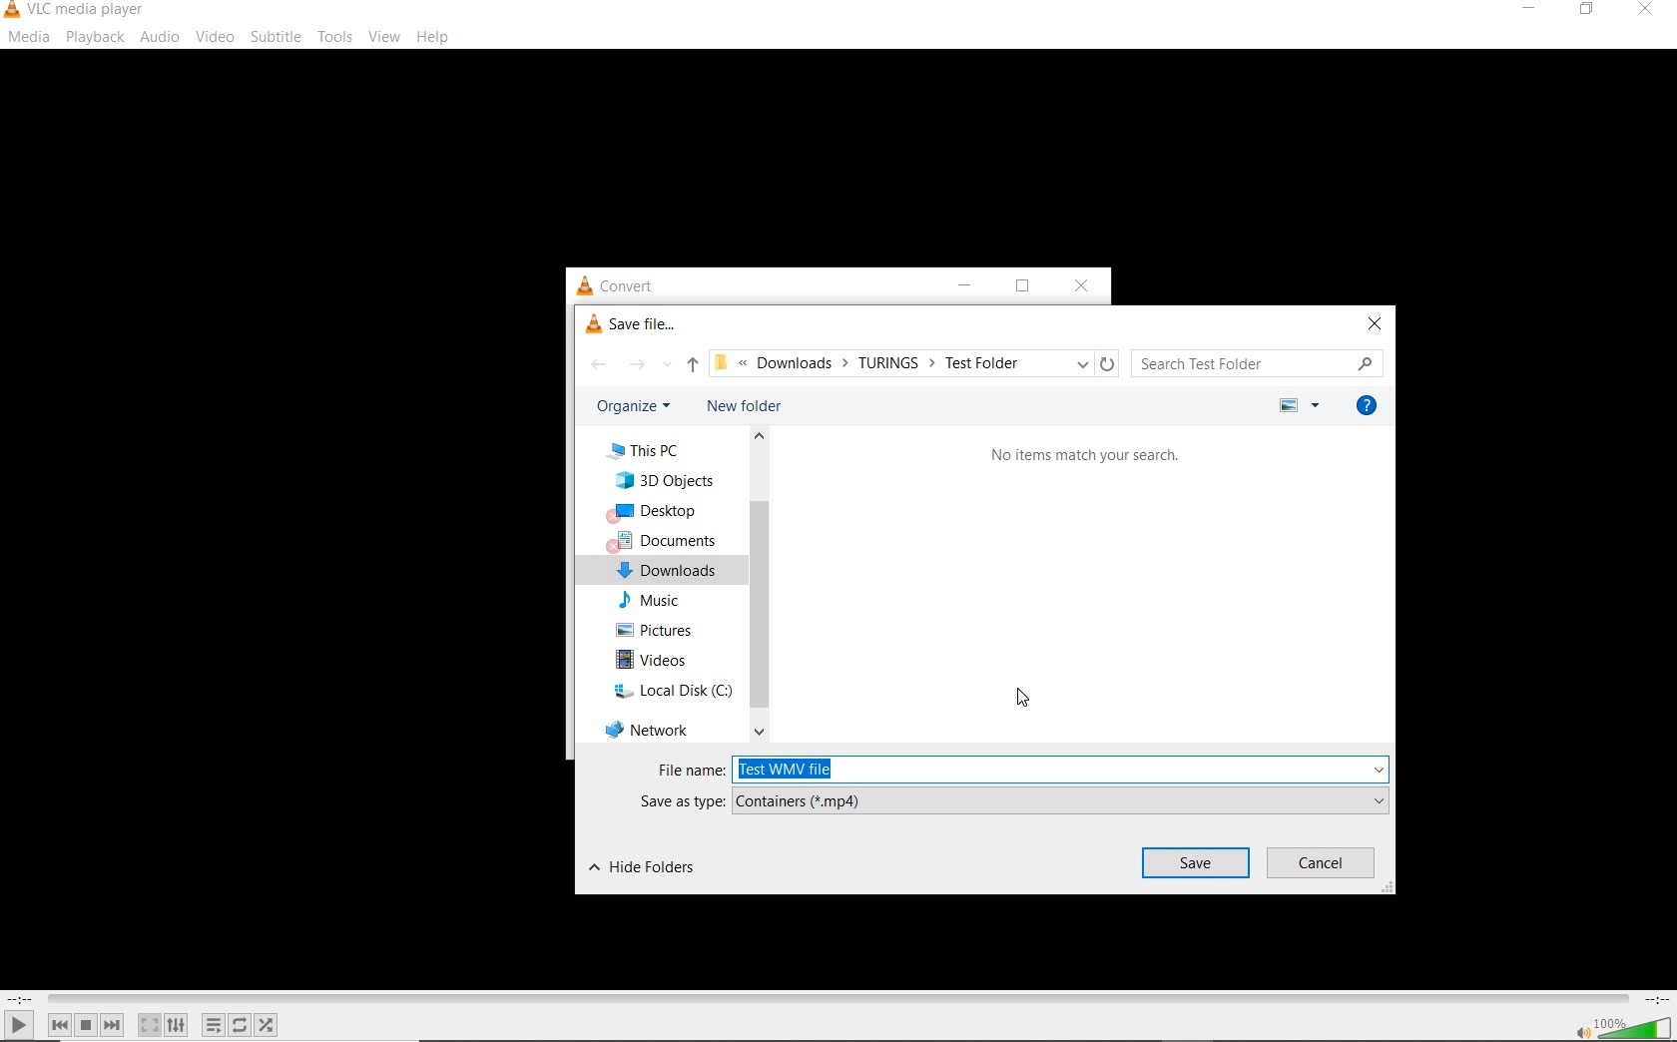 The image size is (1677, 1042). I want to click on volume, so click(1635, 1026).